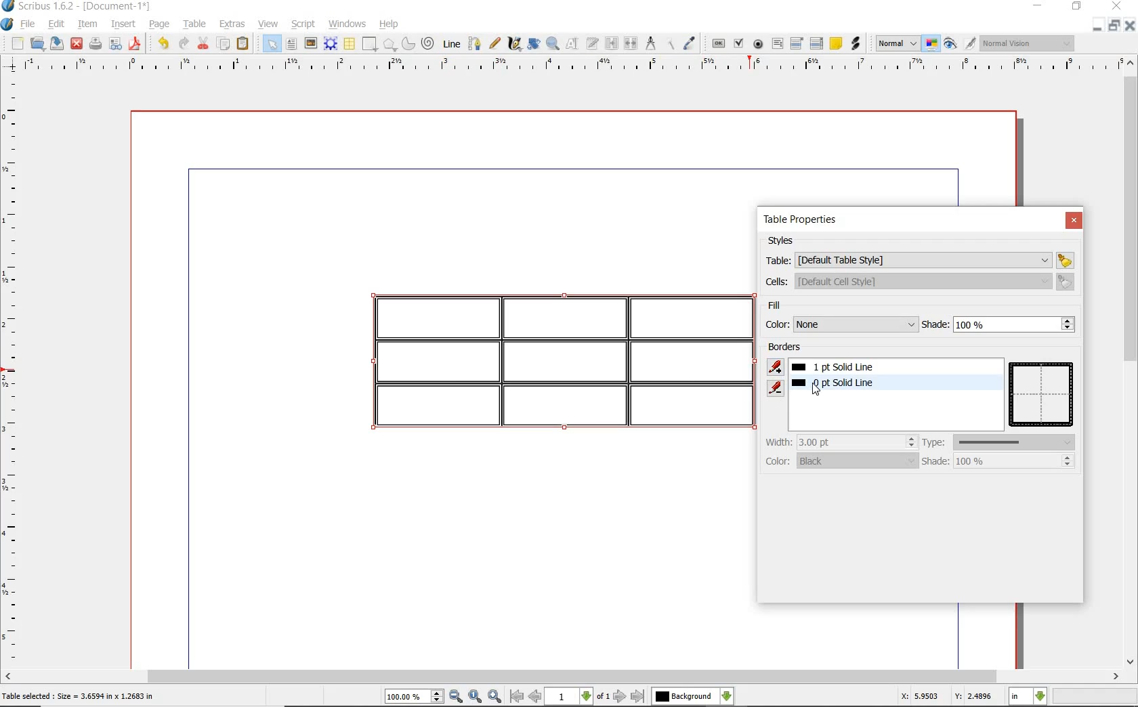 The image size is (1138, 707). What do you see at coordinates (7, 24) in the screenshot?
I see `system logo` at bounding box center [7, 24].